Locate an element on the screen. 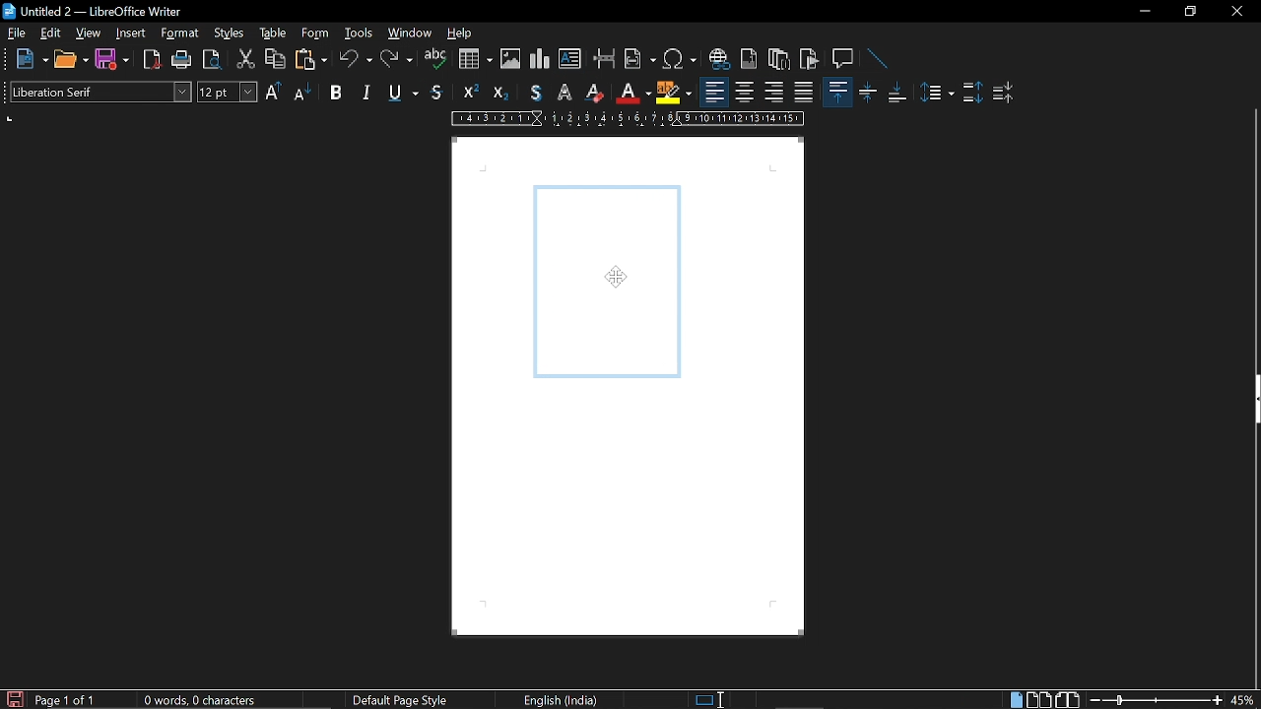 The width and height of the screenshot is (1261, 709). close is located at coordinates (1235, 13).